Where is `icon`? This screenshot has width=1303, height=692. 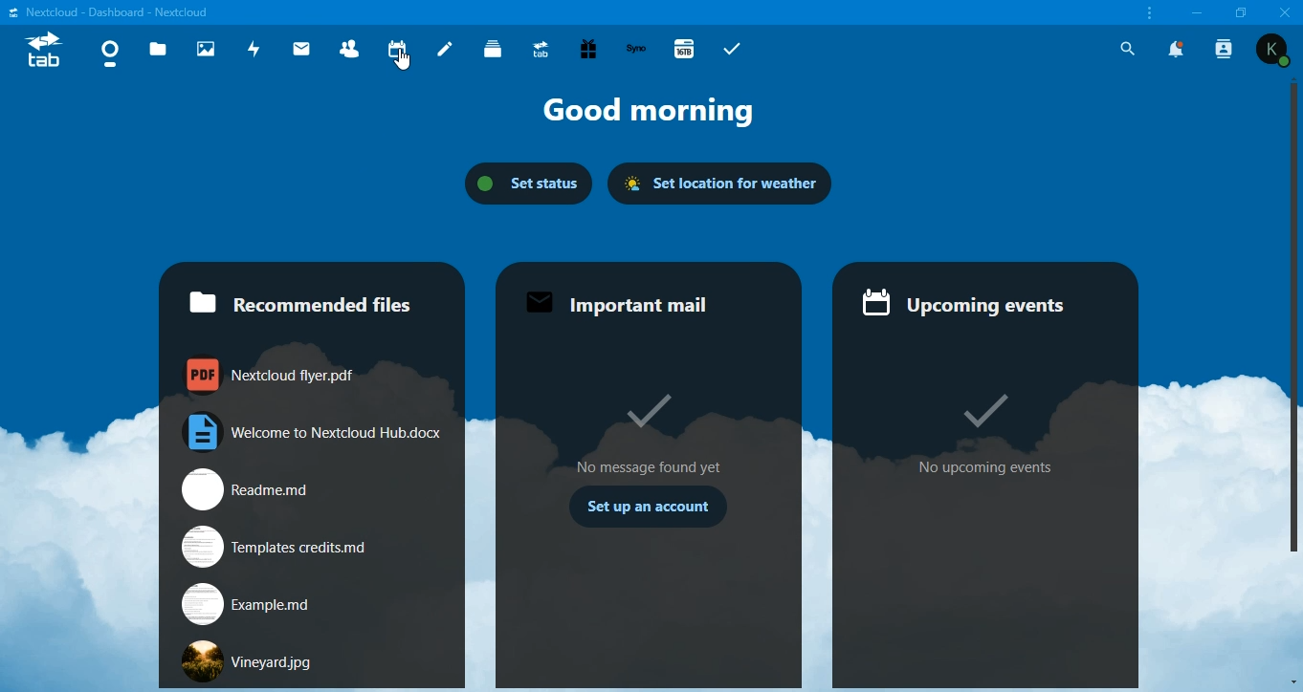 icon is located at coordinates (48, 51).